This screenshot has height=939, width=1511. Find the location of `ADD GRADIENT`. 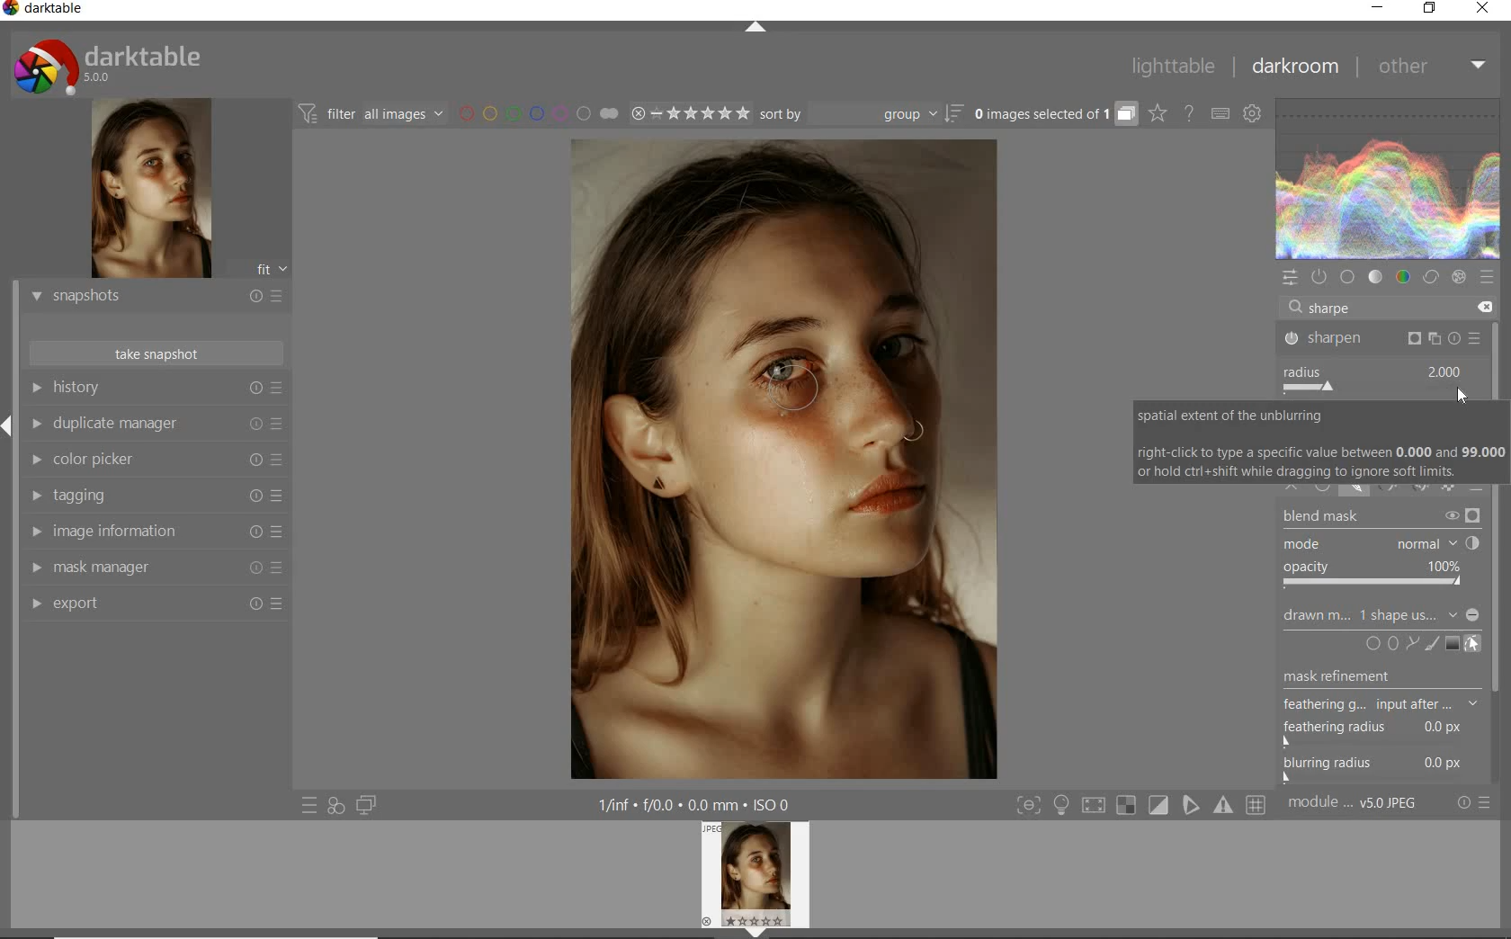

ADD GRADIENT is located at coordinates (1453, 644).